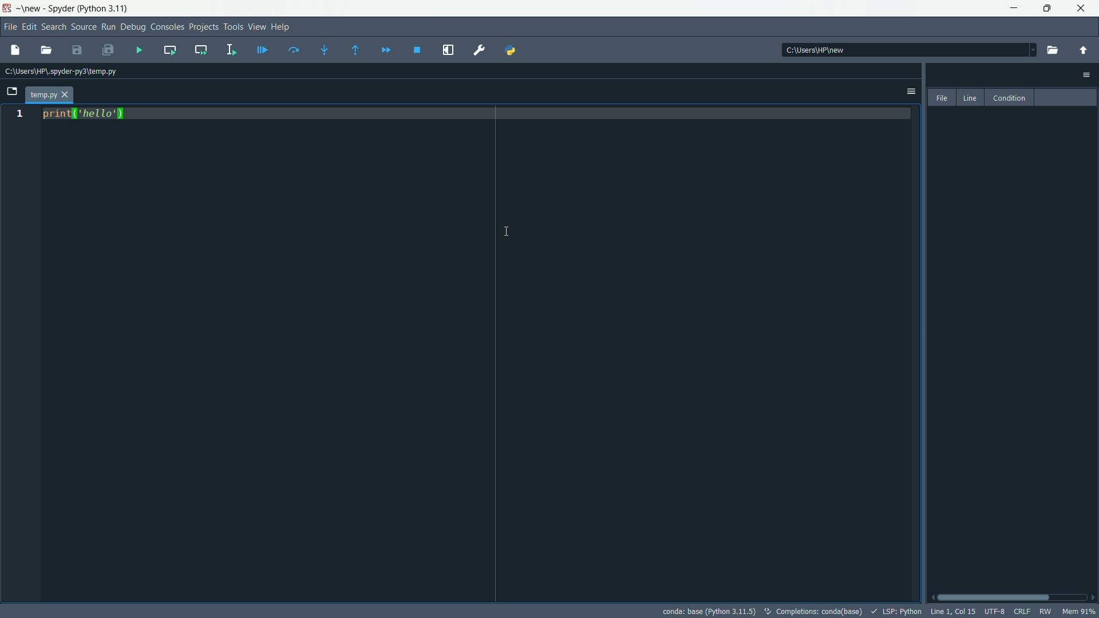 This screenshot has height=618, width=1099. I want to click on edit menu, so click(29, 27).